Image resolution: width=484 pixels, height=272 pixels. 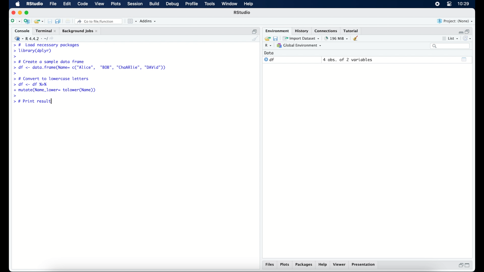 I want to click on date, so click(x=269, y=53).